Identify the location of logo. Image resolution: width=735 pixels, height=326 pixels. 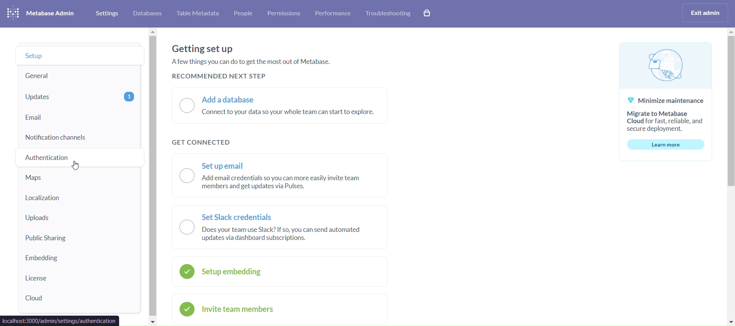
(14, 13).